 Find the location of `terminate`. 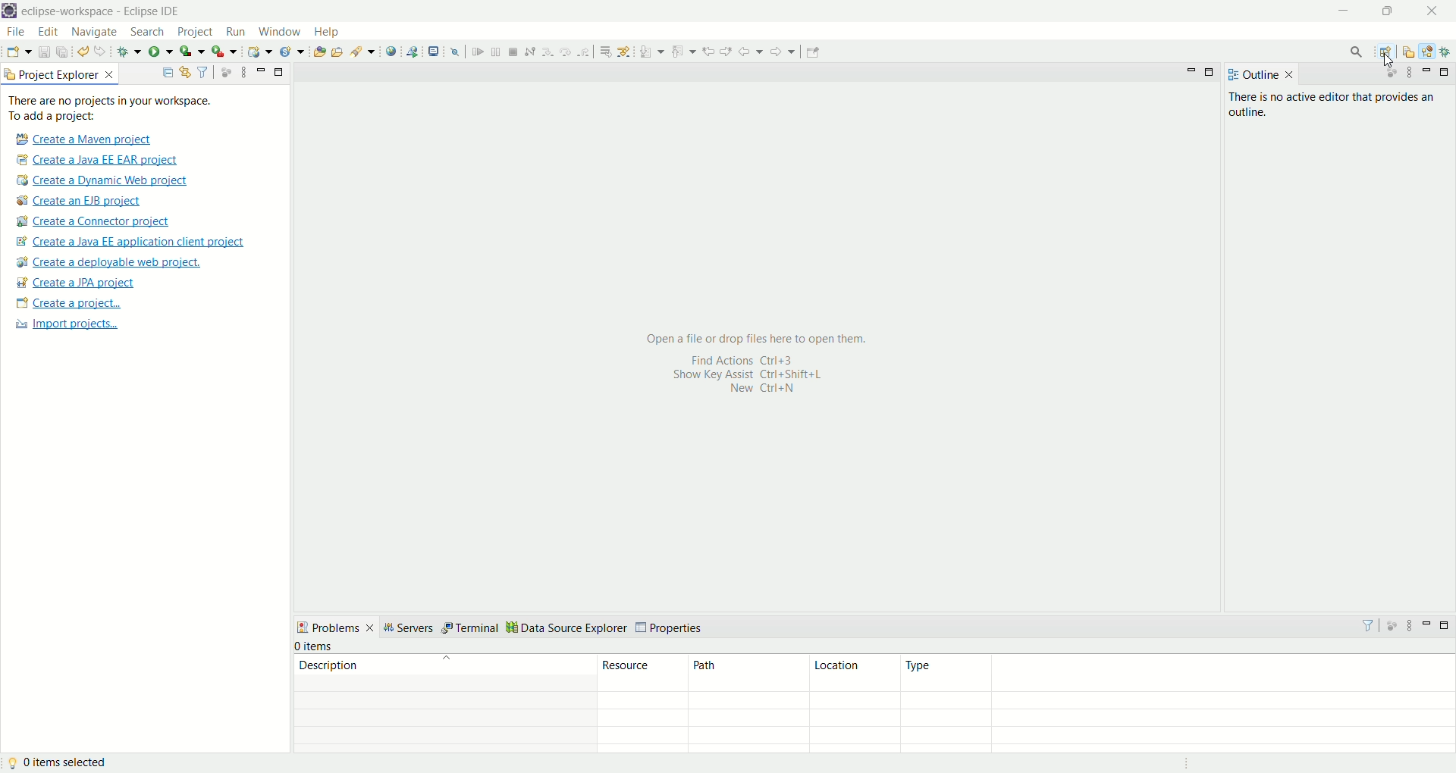

terminate is located at coordinates (513, 51).